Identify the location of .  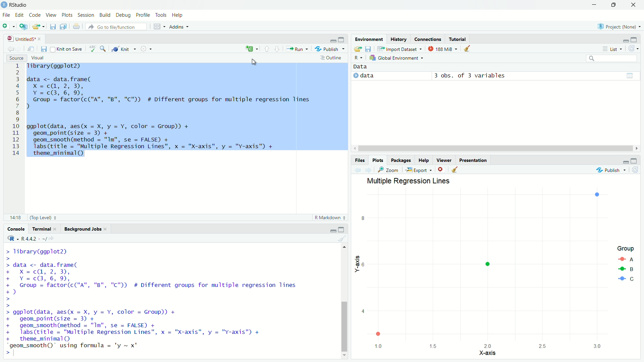
(360, 160).